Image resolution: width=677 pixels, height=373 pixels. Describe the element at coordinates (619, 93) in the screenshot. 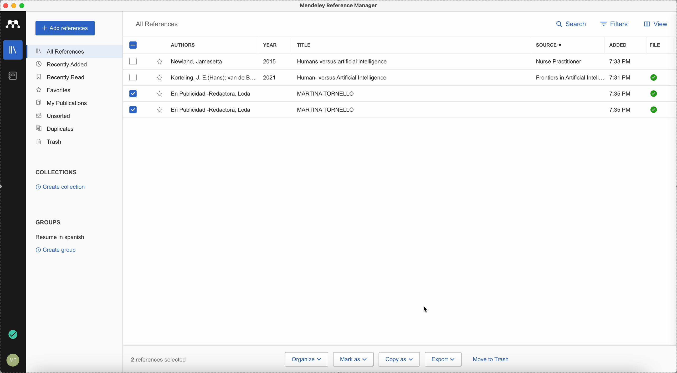

I see `7:35 PM` at that location.